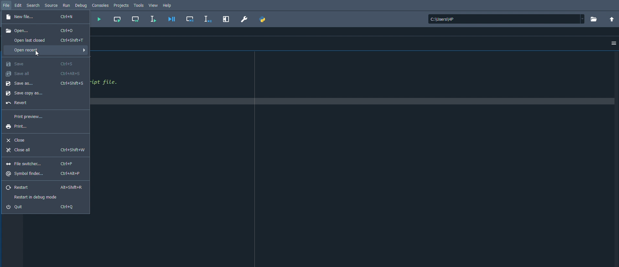 The height and width of the screenshot is (267, 619). What do you see at coordinates (99, 20) in the screenshot?
I see `Run file` at bounding box center [99, 20].